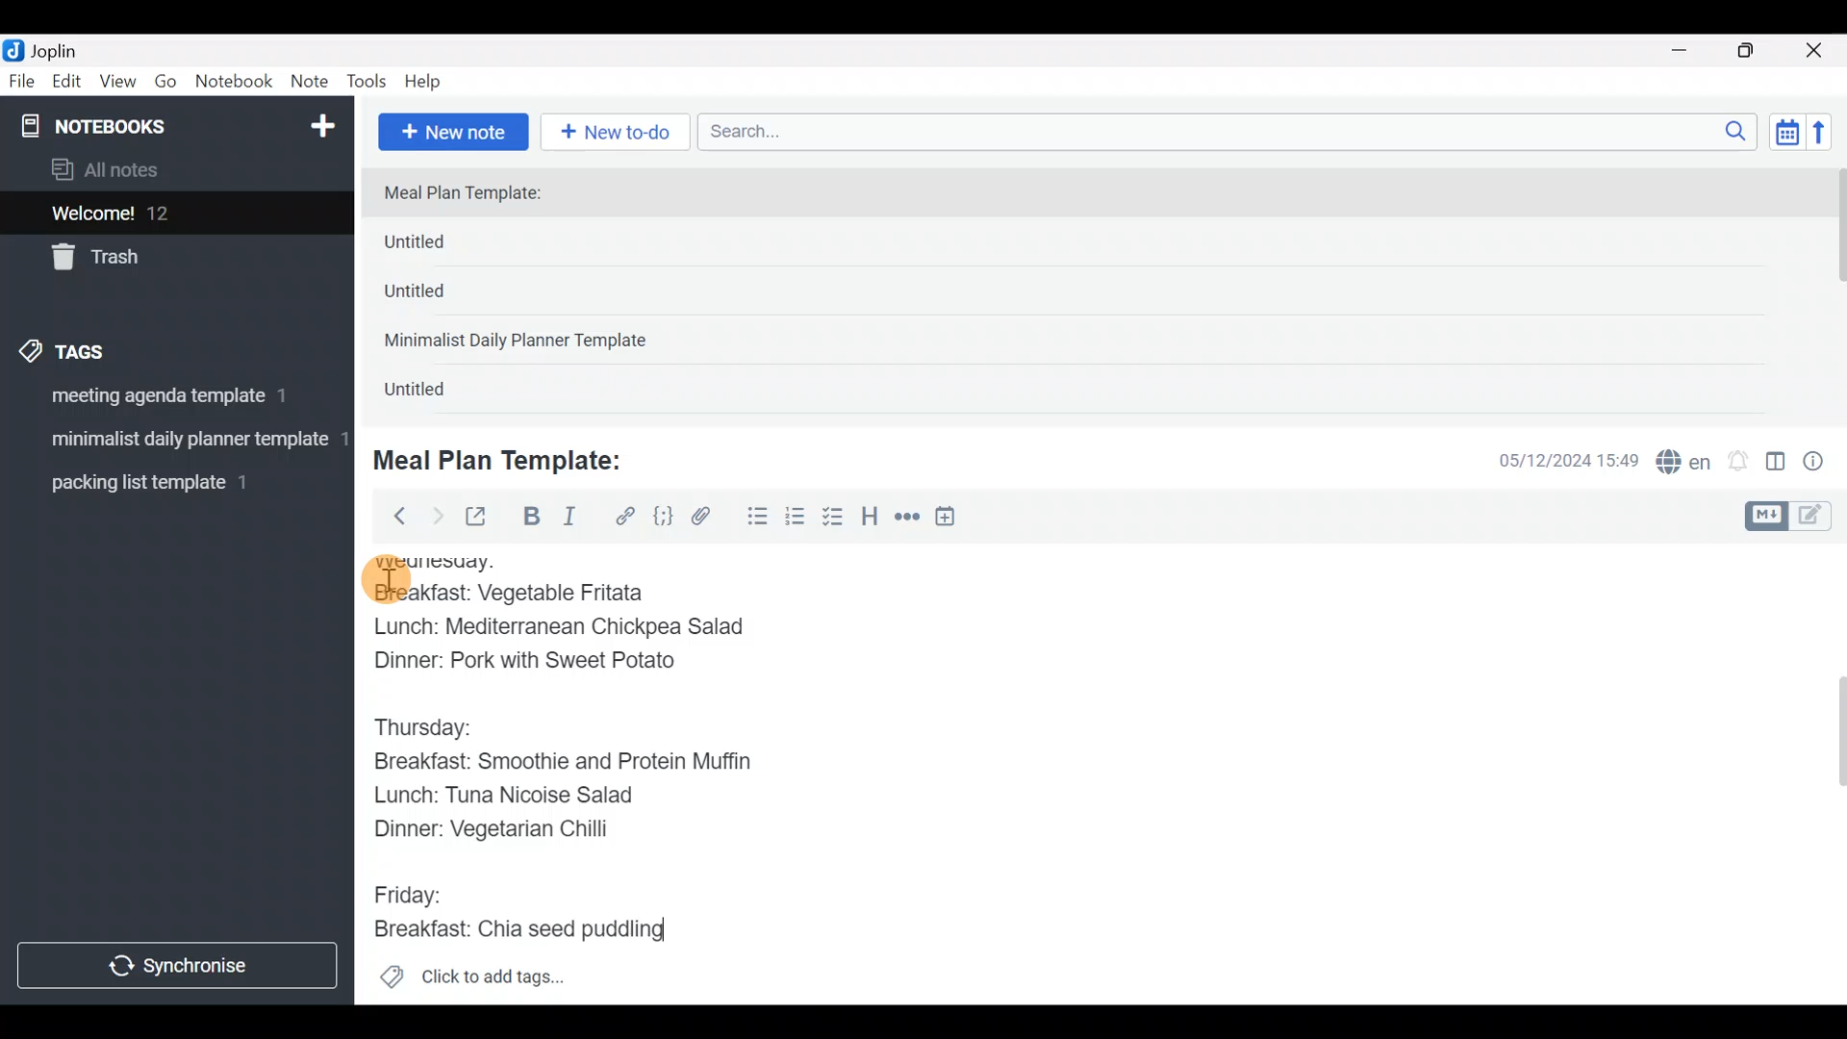 Image resolution: width=1847 pixels, height=1039 pixels. I want to click on Bold, so click(530, 519).